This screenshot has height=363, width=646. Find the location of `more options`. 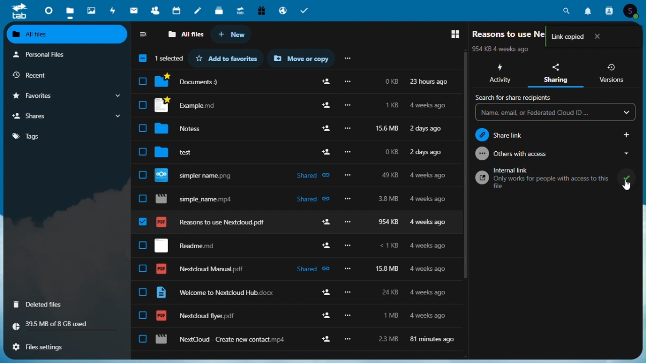

more options is located at coordinates (348, 292).